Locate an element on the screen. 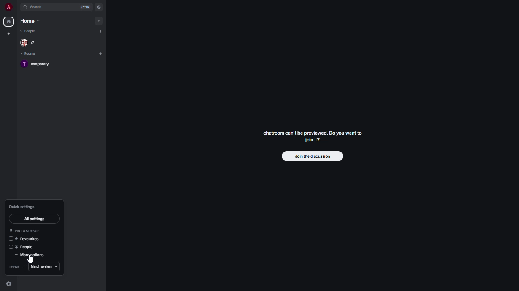 This screenshot has width=519, height=291. ctrl K is located at coordinates (85, 7).